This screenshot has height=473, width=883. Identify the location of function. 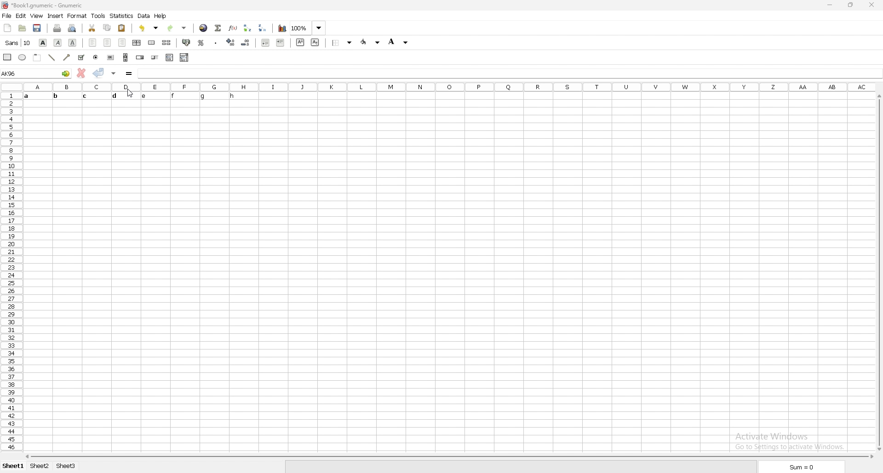
(233, 28).